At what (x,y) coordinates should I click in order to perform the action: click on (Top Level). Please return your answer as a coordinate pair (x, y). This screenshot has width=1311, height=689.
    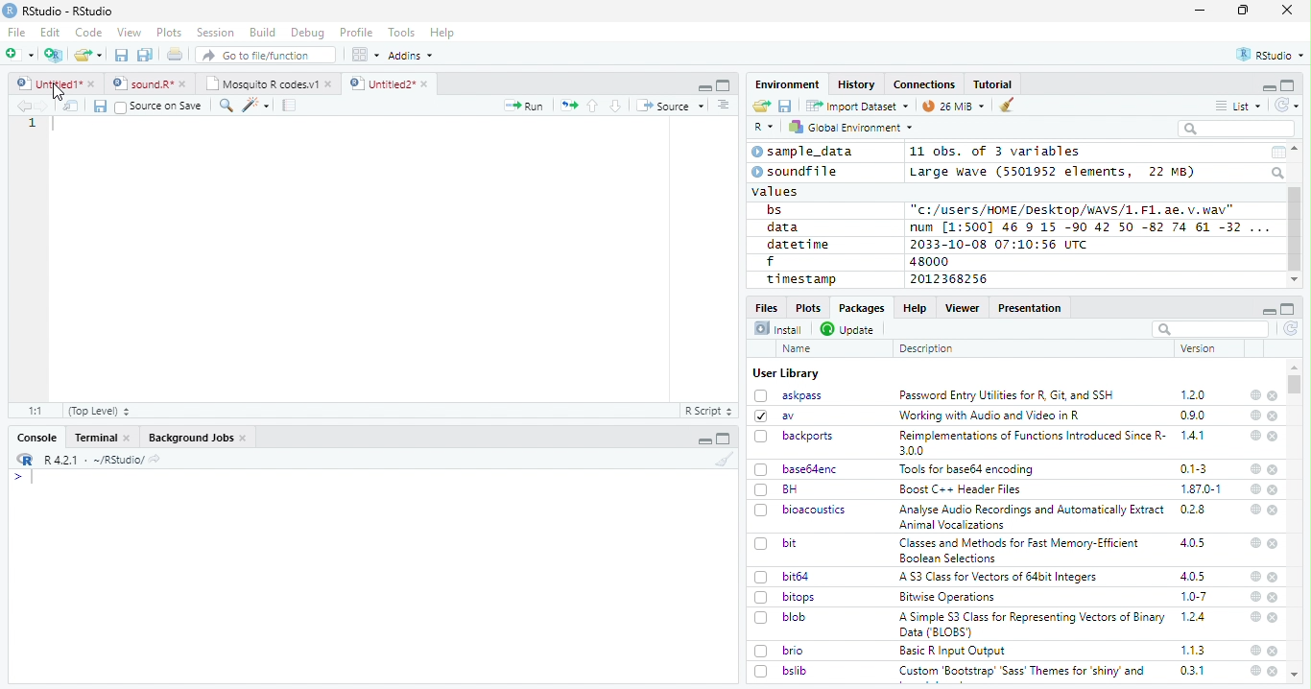
    Looking at the image, I should click on (98, 411).